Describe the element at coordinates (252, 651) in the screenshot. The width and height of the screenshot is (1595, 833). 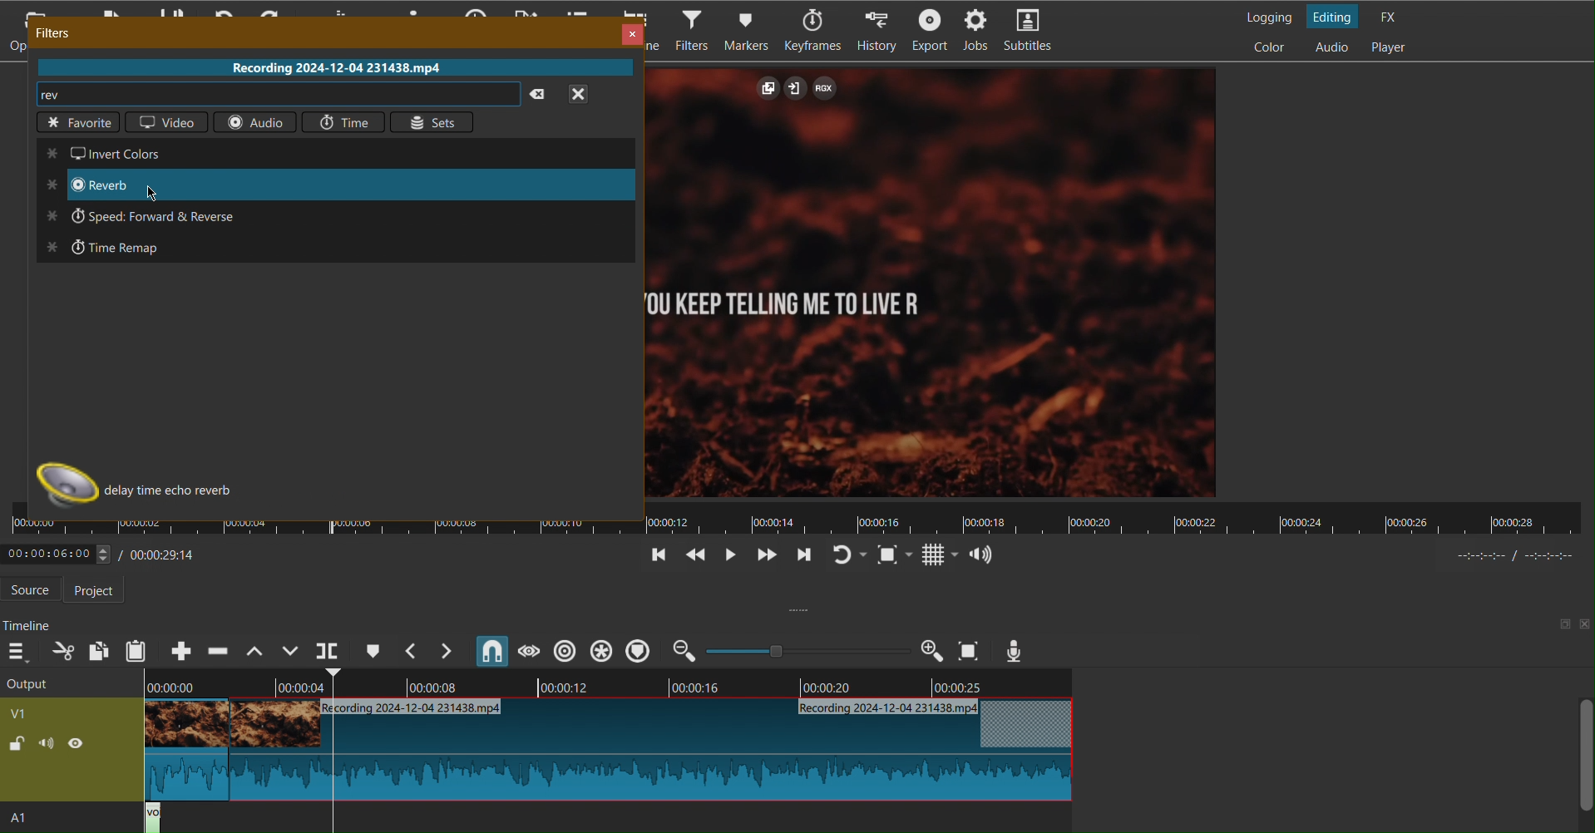
I see `Lift` at that location.